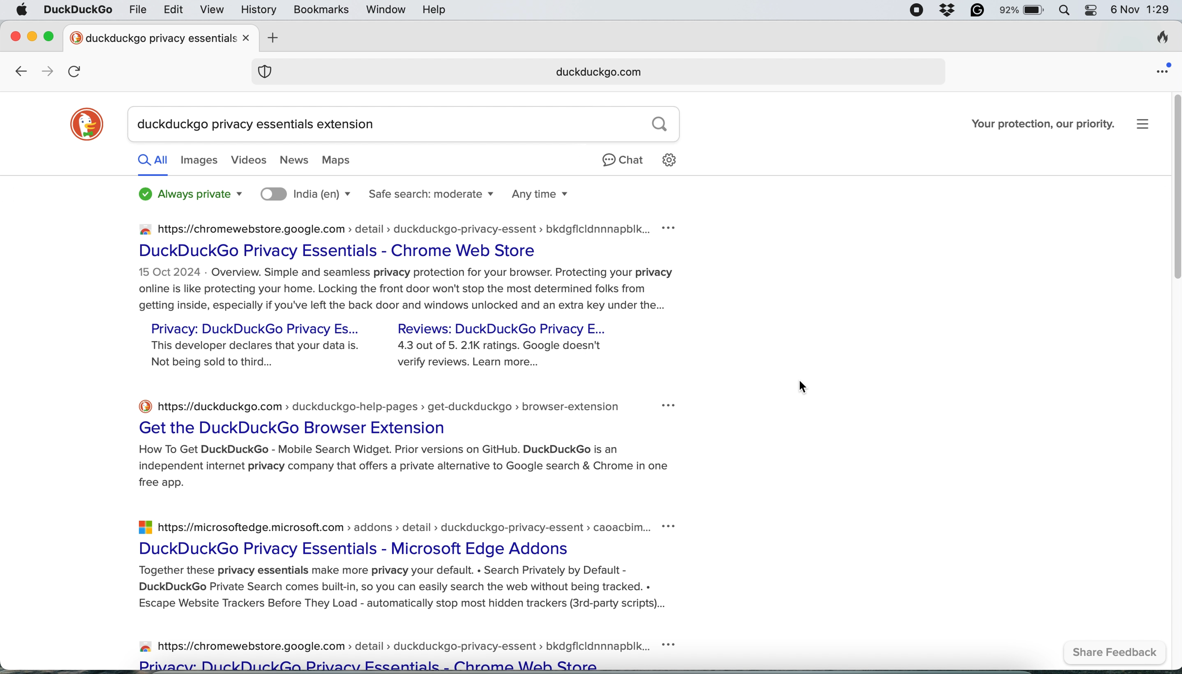  What do you see at coordinates (672, 406) in the screenshot?
I see `more` at bounding box center [672, 406].